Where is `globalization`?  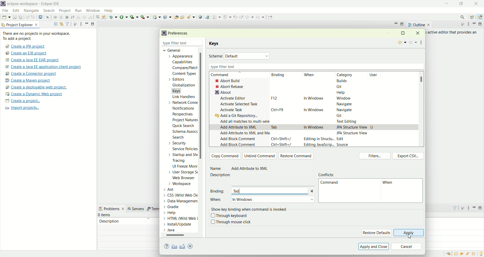
globalization is located at coordinates (183, 85).